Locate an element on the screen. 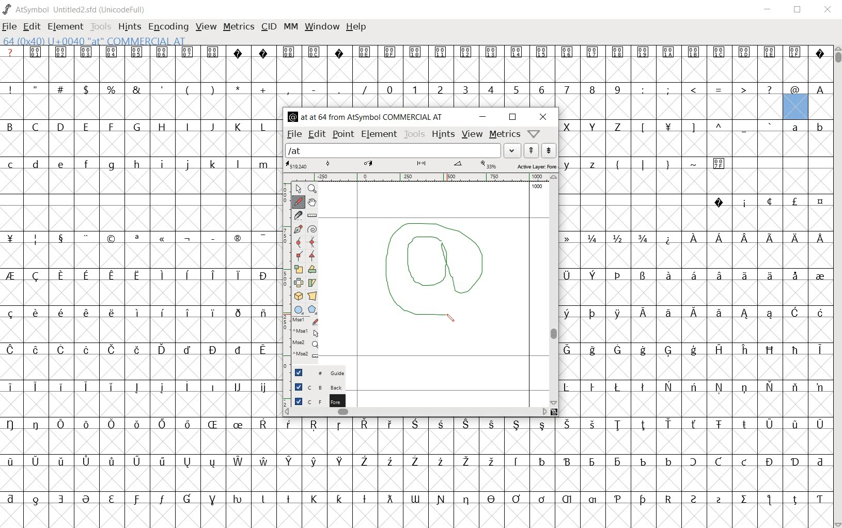  point is located at coordinates (344, 135).